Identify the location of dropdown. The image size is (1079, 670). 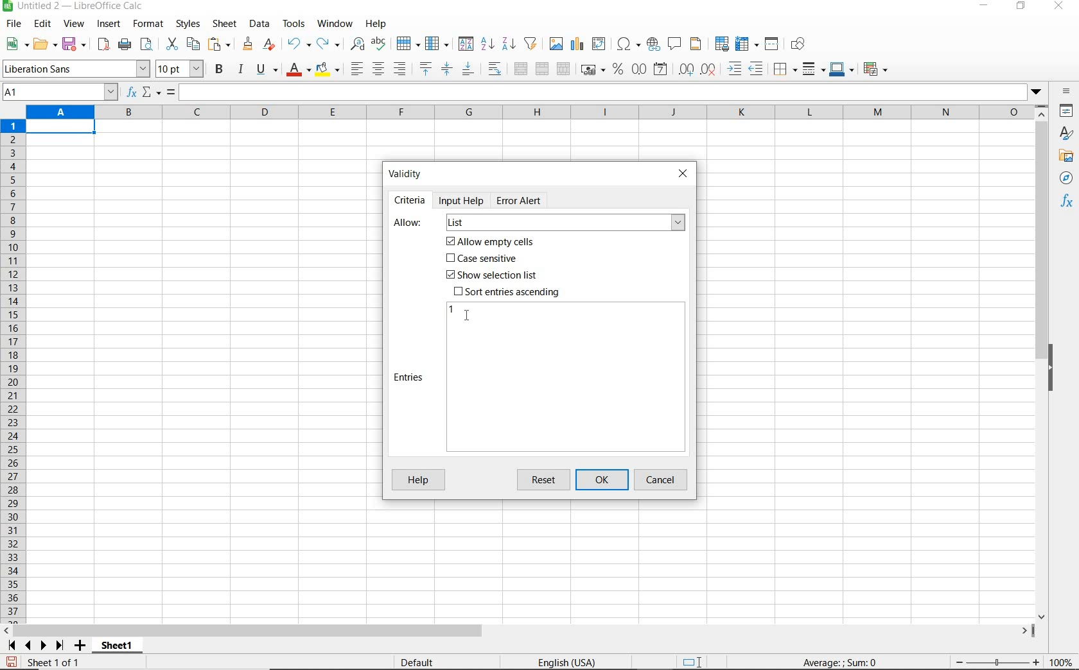
(1037, 93).